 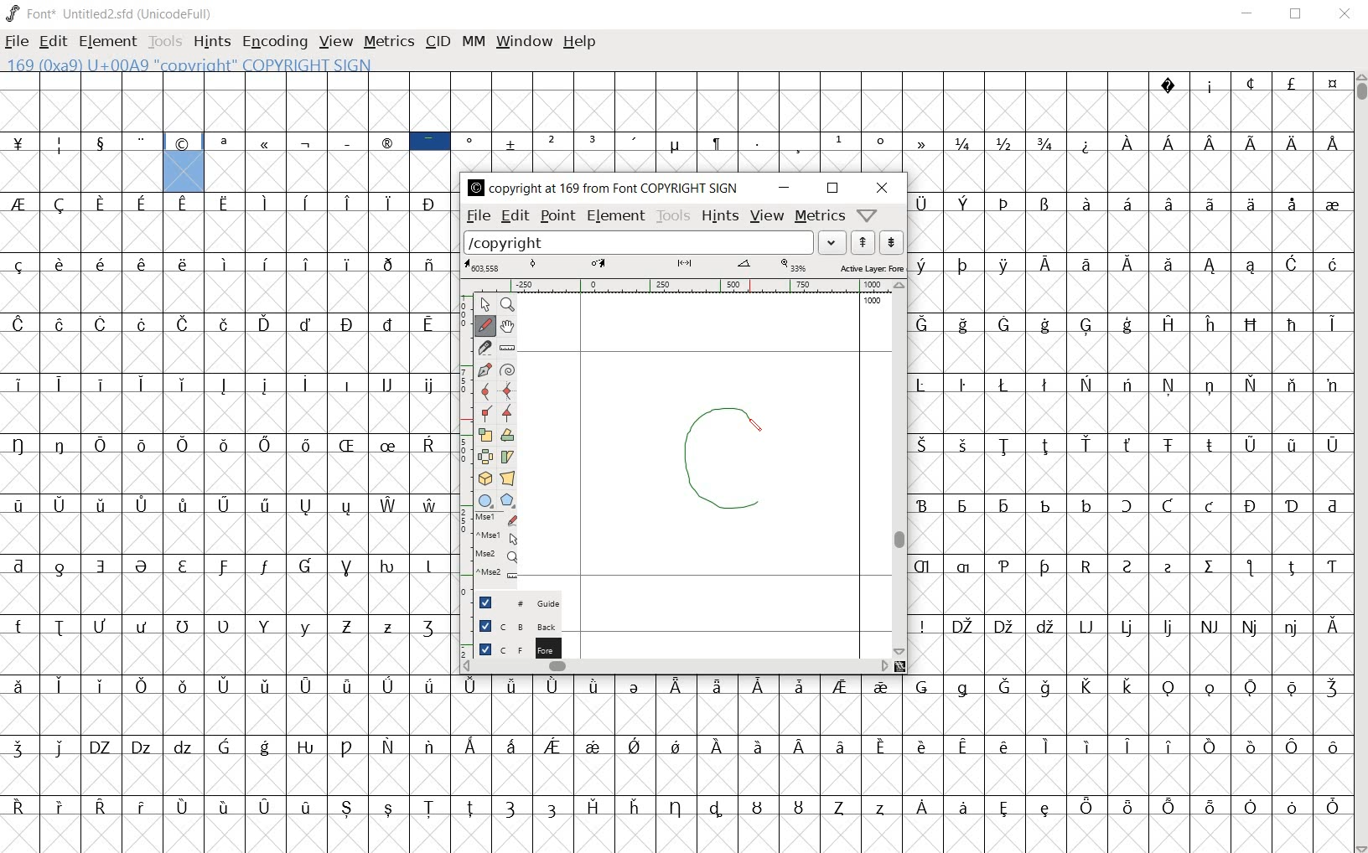 What do you see at coordinates (1298, 14) in the screenshot?
I see `restore` at bounding box center [1298, 14].